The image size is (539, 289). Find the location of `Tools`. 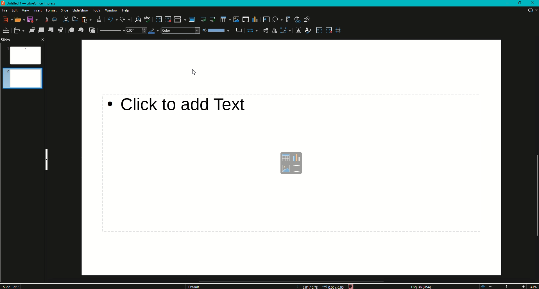

Tools is located at coordinates (98, 11).